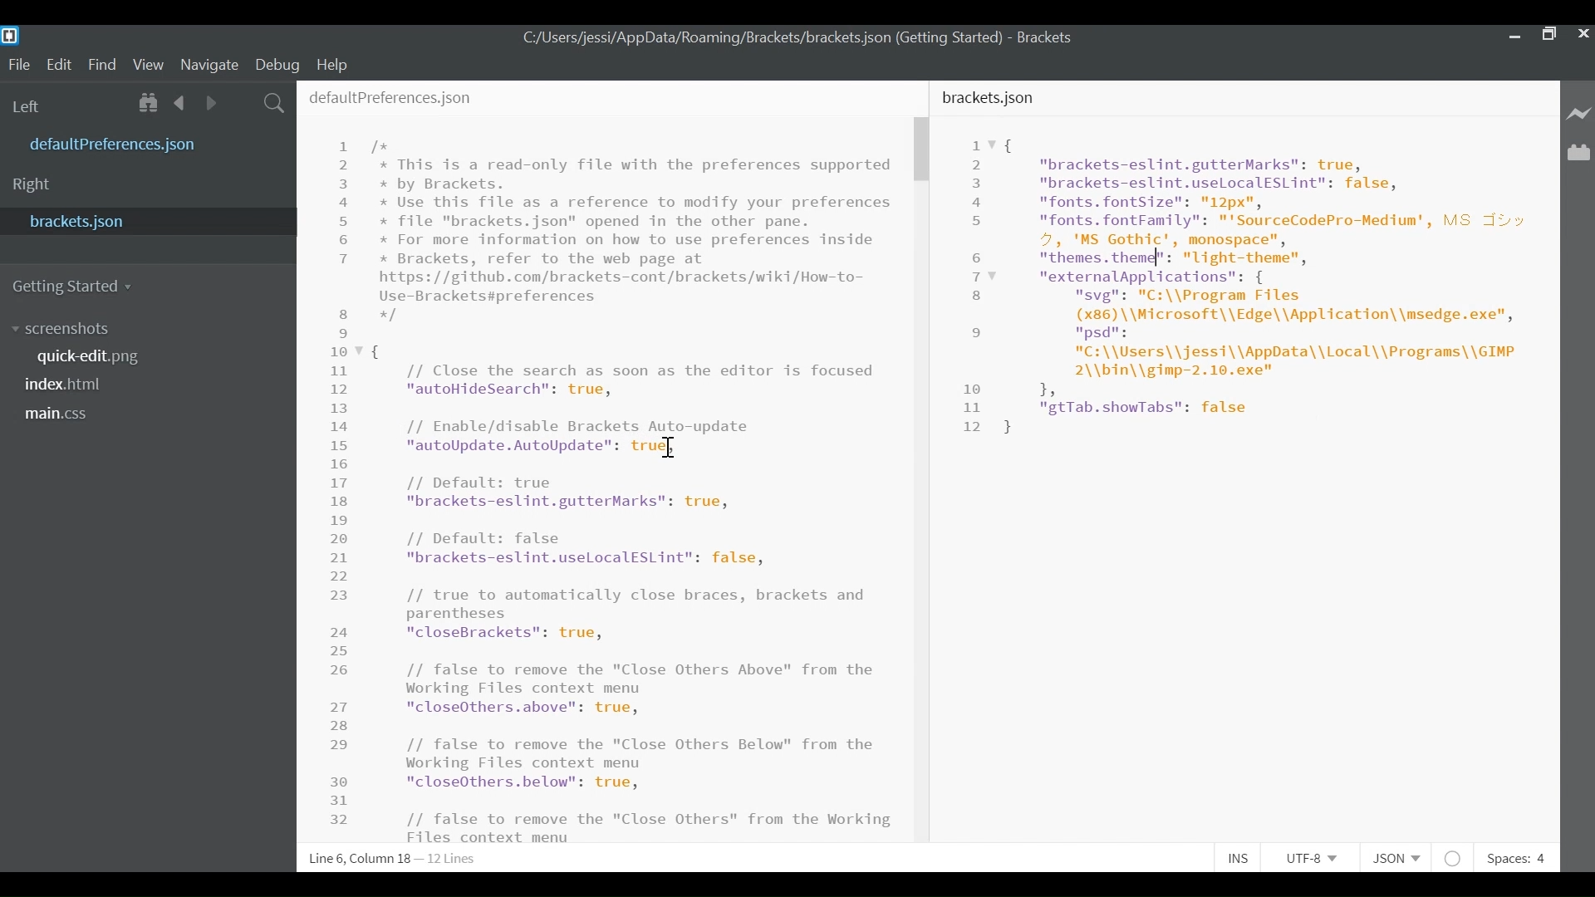 This screenshot has width=1595, height=897. Describe the element at coordinates (59, 64) in the screenshot. I see `Edit` at that location.